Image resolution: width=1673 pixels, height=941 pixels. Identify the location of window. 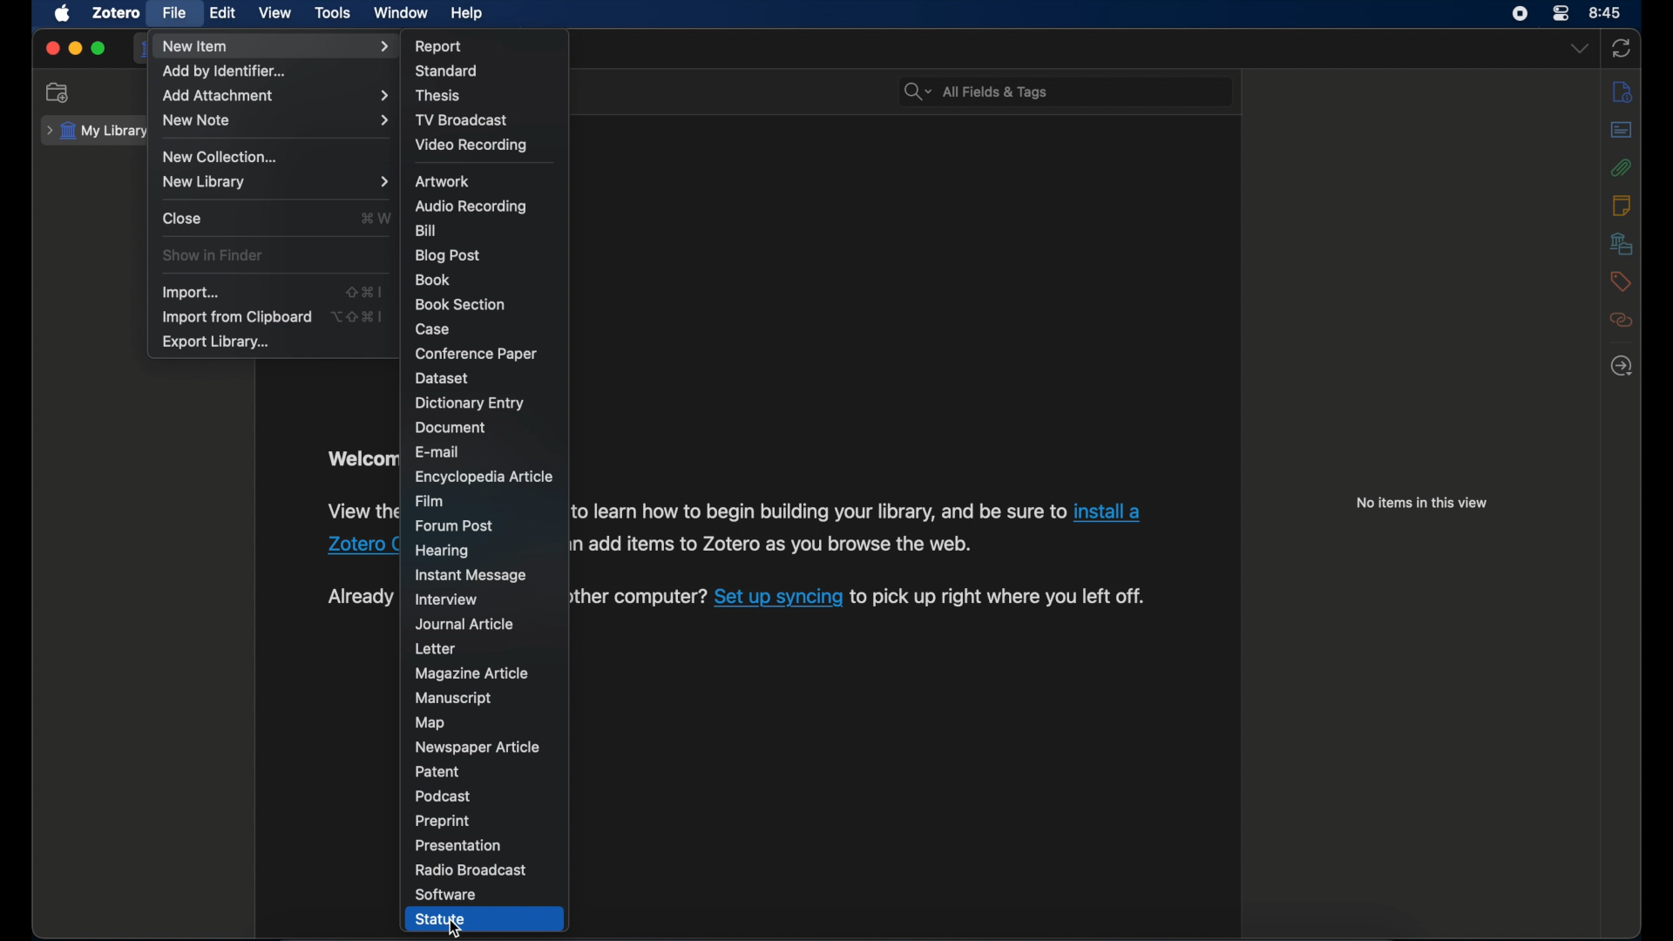
(402, 12).